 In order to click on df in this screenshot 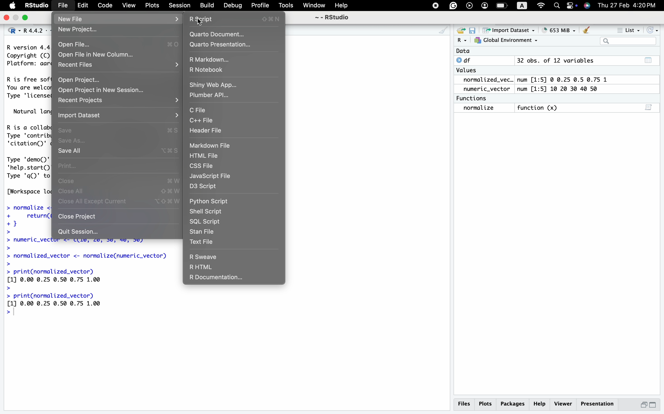, I will do `click(466, 60)`.